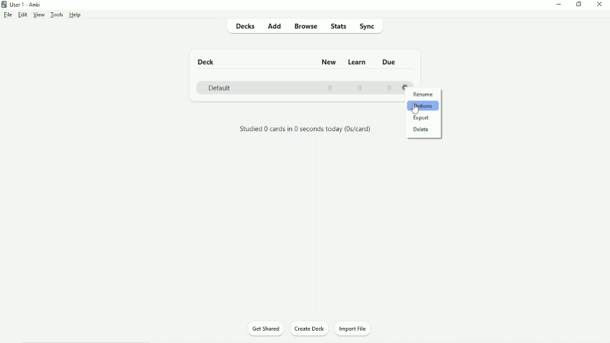 The height and width of the screenshot is (343, 610). What do you see at coordinates (310, 330) in the screenshot?
I see `Create Deck` at bounding box center [310, 330].